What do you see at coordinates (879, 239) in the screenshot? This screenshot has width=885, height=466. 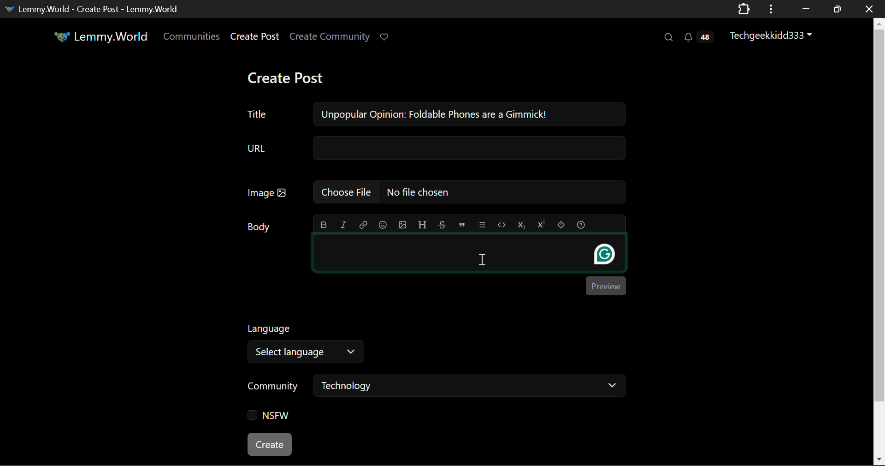 I see `Scroll Bar` at bounding box center [879, 239].